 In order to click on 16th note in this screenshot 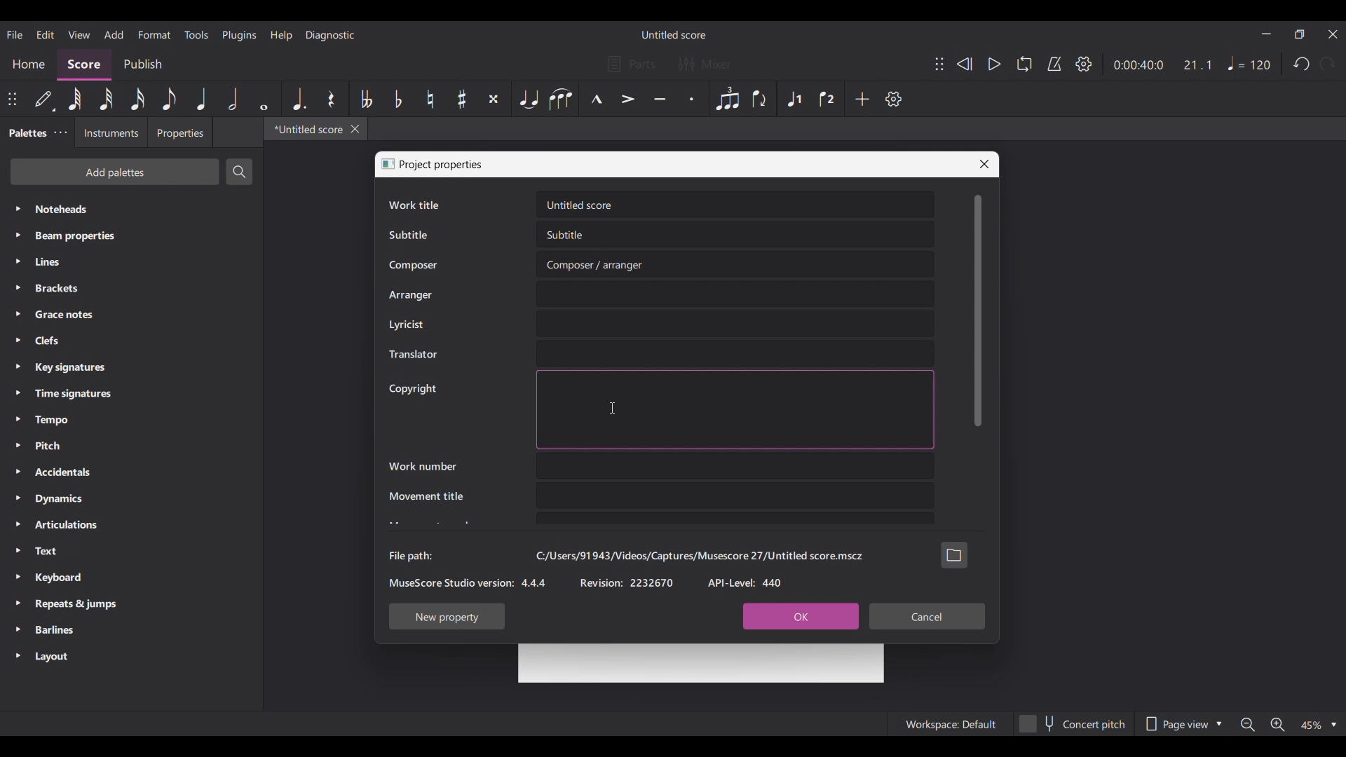, I will do `click(137, 99)`.